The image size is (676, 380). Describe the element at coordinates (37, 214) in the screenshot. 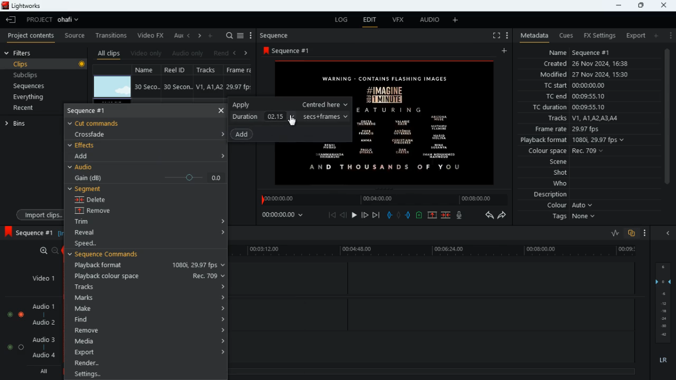

I see `import clips` at that location.